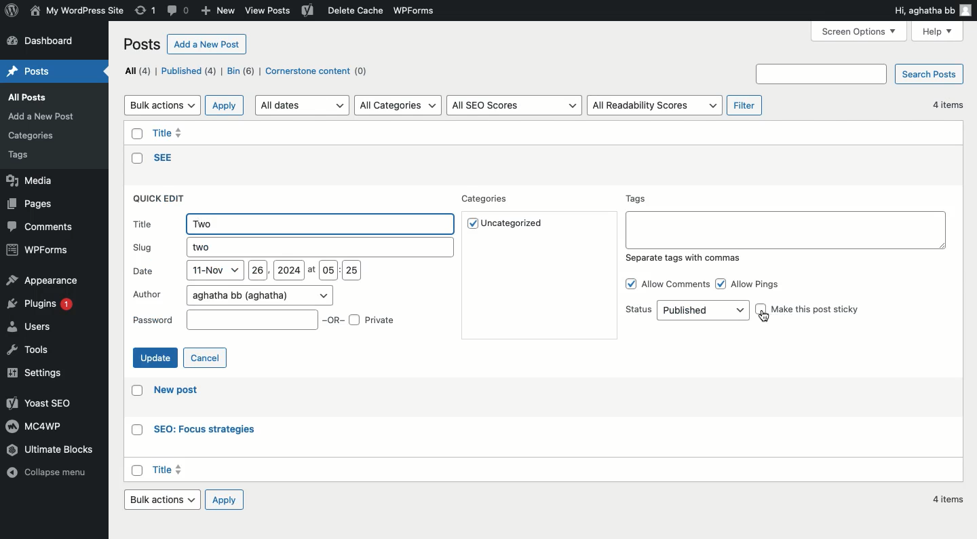 This screenshot has width=977, height=539. What do you see at coordinates (38, 98) in the screenshot?
I see `All posts` at bounding box center [38, 98].